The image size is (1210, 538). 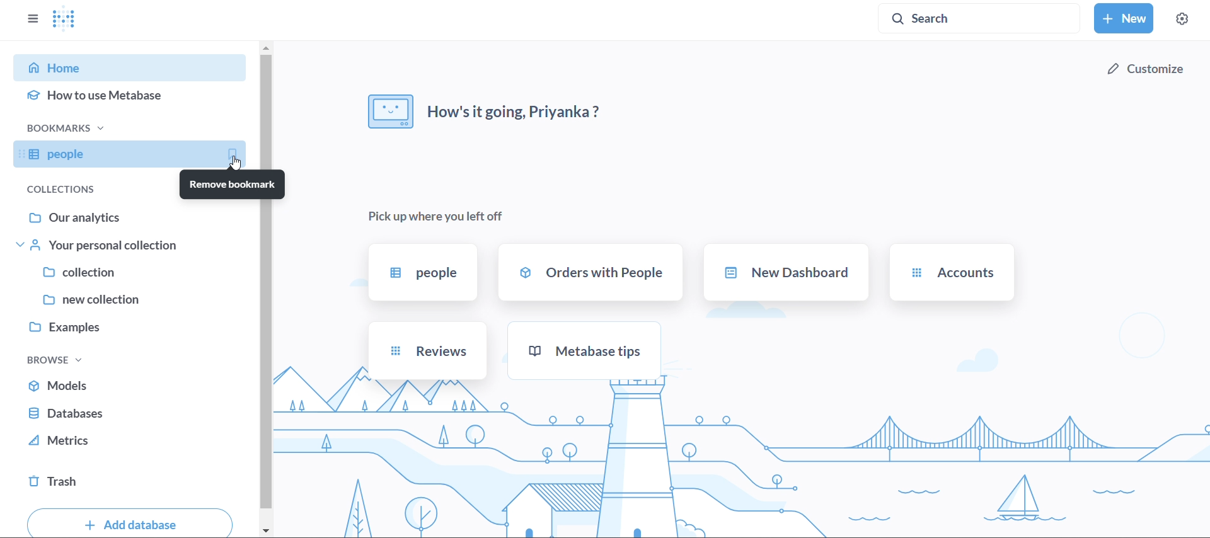 I want to click on prople, so click(x=126, y=153).